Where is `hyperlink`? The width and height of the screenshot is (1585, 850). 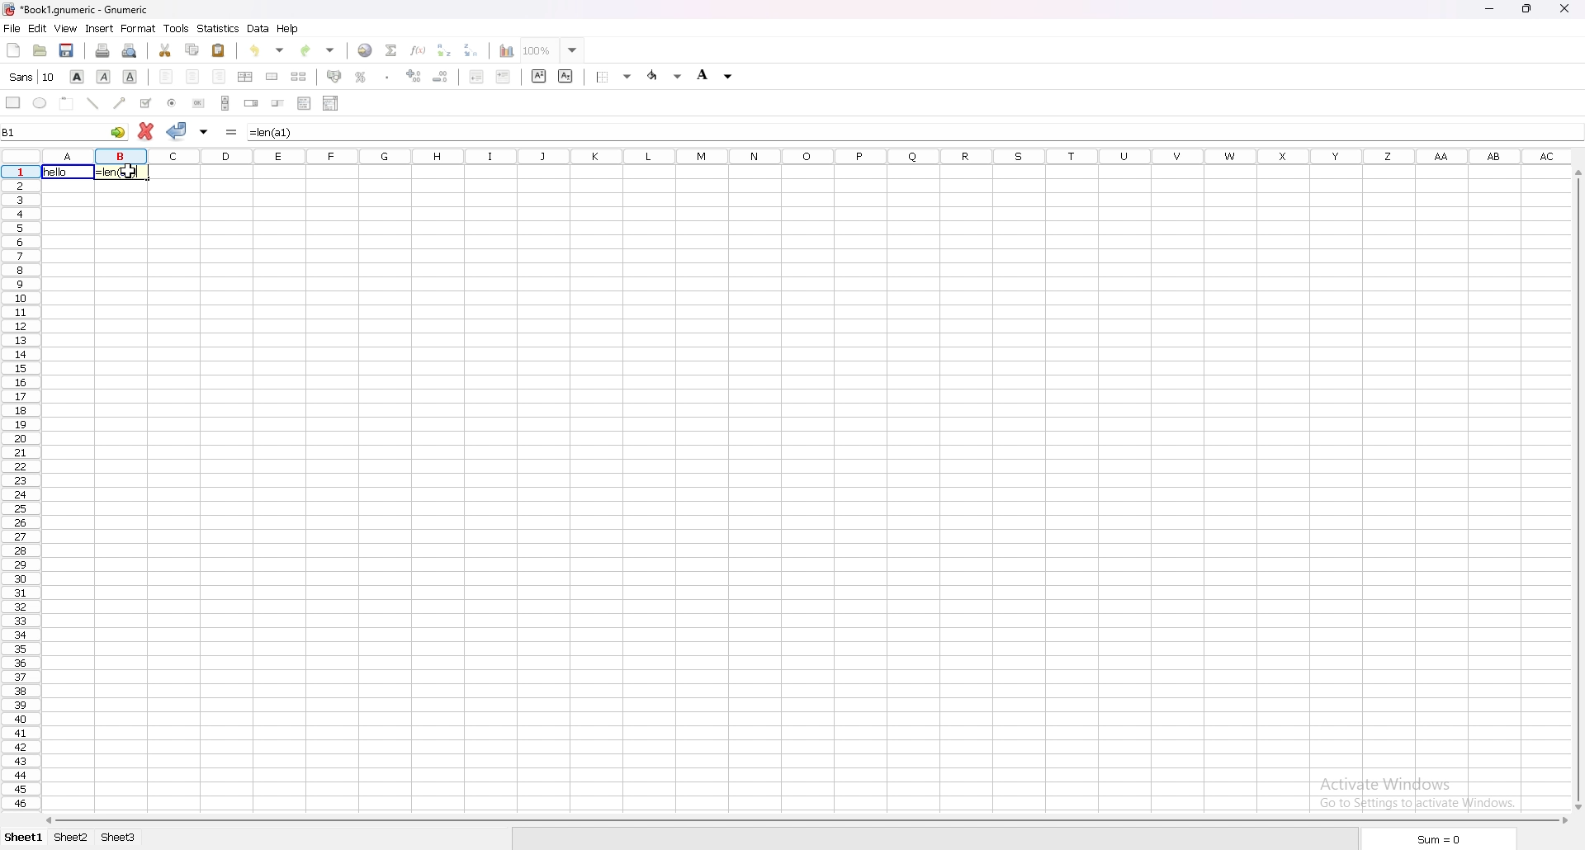
hyperlink is located at coordinates (366, 50).